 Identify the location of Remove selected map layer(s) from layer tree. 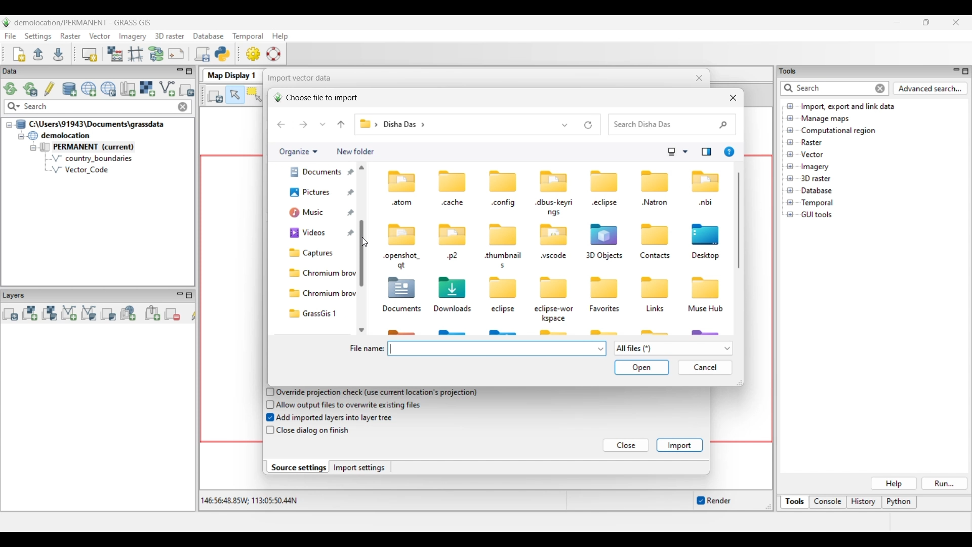
(173, 314).